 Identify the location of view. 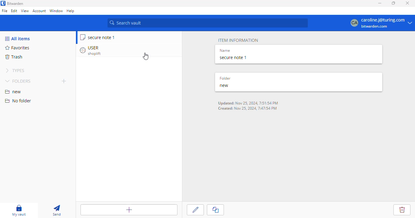
(25, 11).